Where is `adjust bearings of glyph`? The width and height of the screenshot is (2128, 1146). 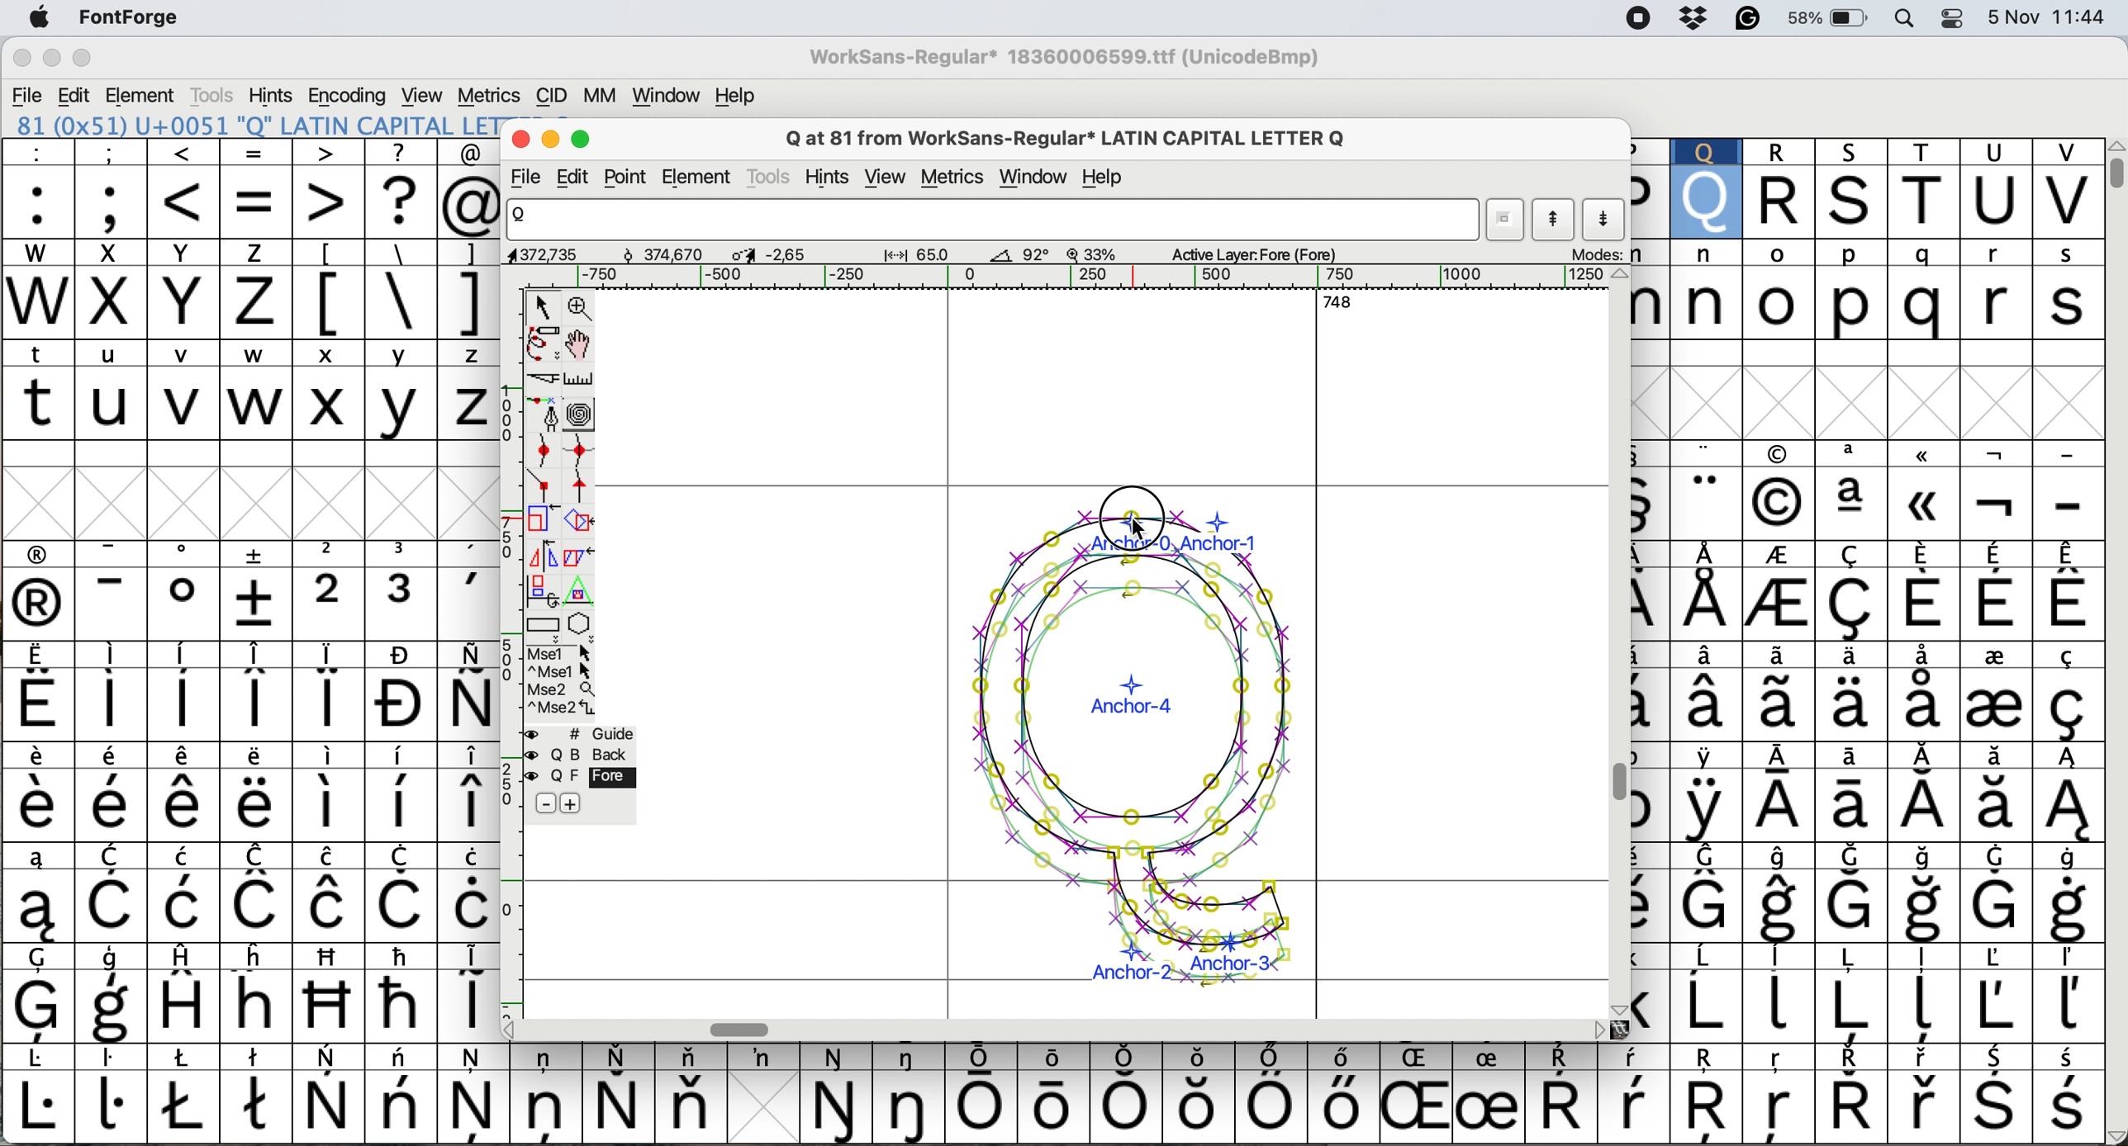 adjust bearings of glyph is located at coordinates (1138, 748).